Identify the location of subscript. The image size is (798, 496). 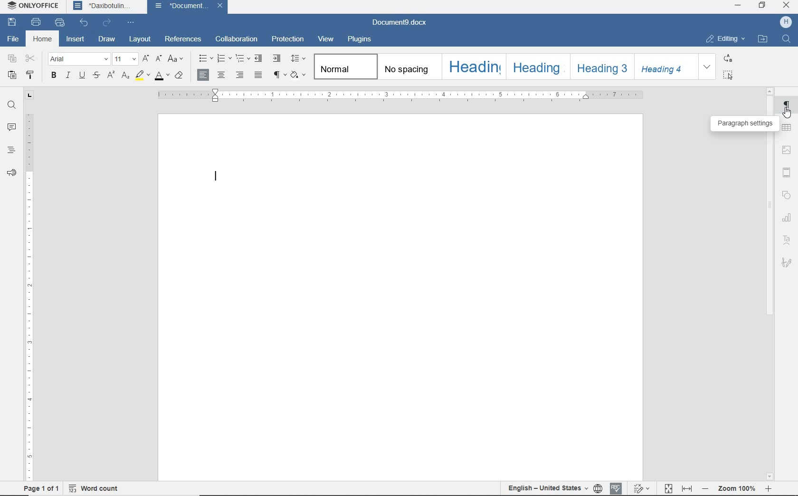
(126, 76).